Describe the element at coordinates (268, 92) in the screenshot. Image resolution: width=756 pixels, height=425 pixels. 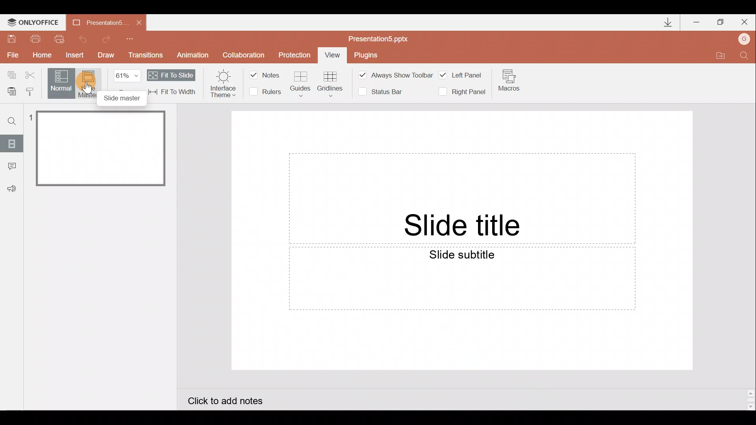
I see `Rulers` at that location.